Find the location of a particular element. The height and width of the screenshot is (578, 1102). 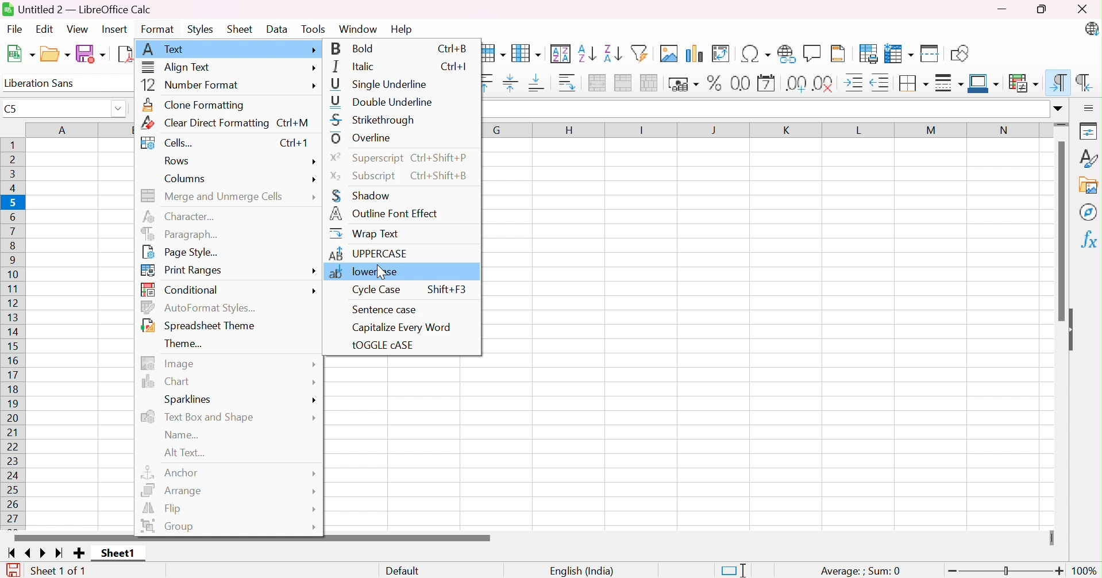

Columns is located at coordinates (187, 179).